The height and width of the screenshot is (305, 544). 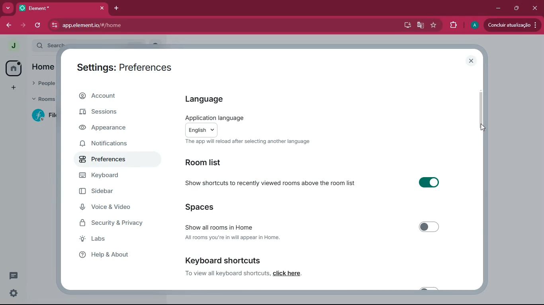 I want to click on language, so click(x=211, y=98).